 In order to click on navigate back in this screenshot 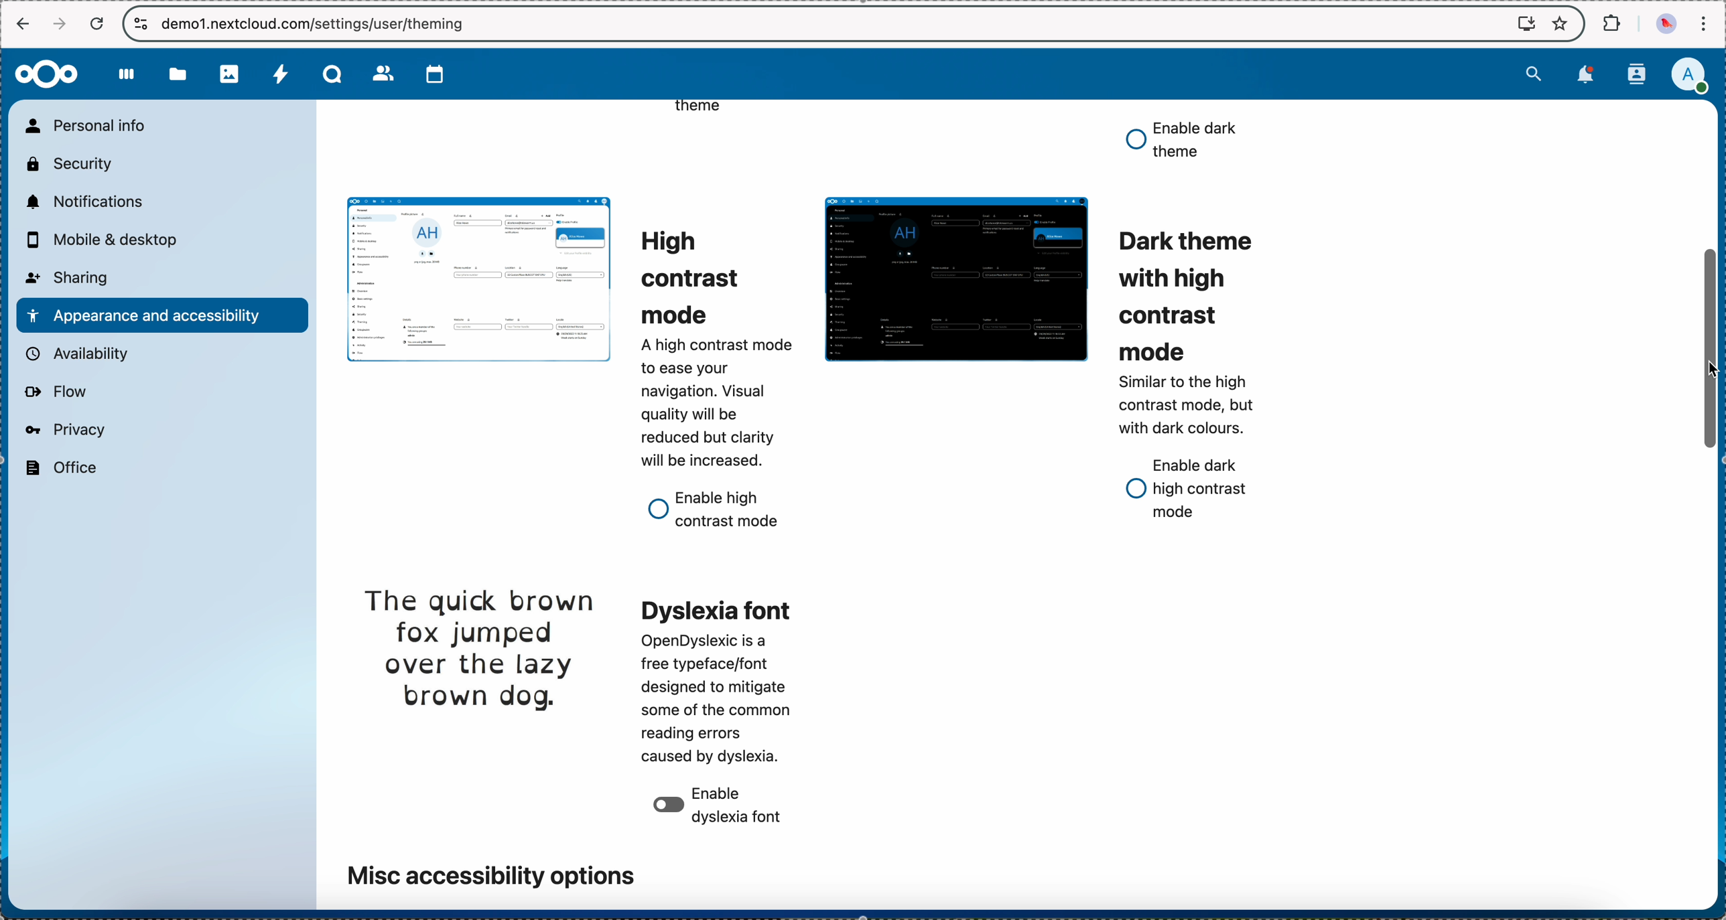, I will do `click(23, 23)`.